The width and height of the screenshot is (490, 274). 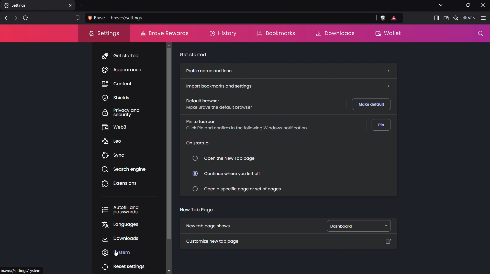 I want to click on Previous Tab, so click(x=5, y=18).